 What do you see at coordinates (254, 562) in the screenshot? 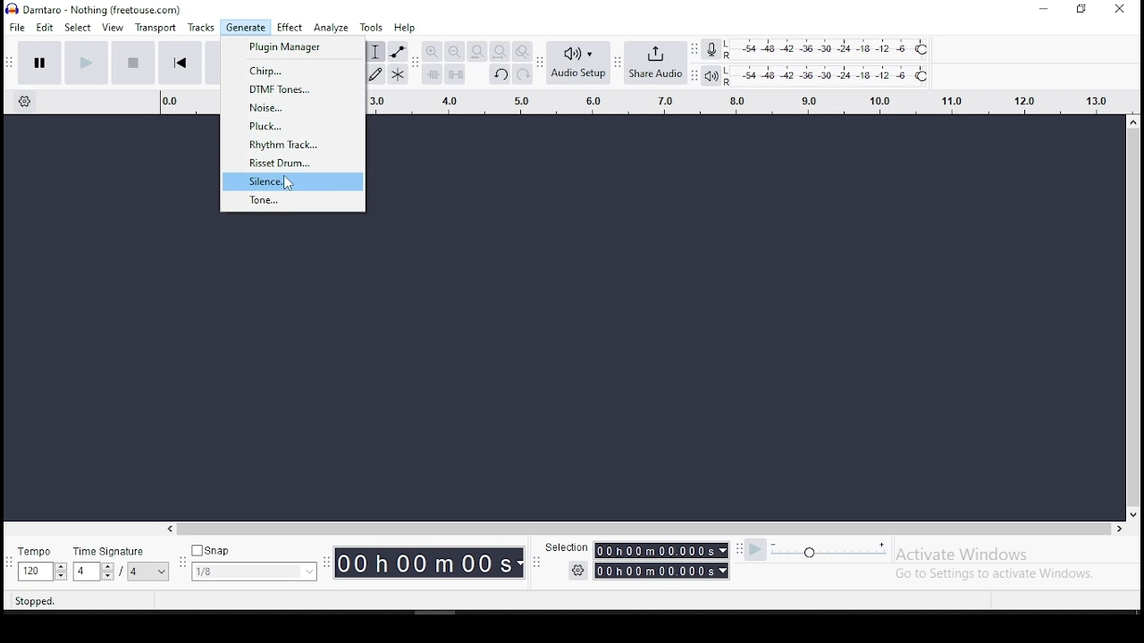
I see `snap` at bounding box center [254, 562].